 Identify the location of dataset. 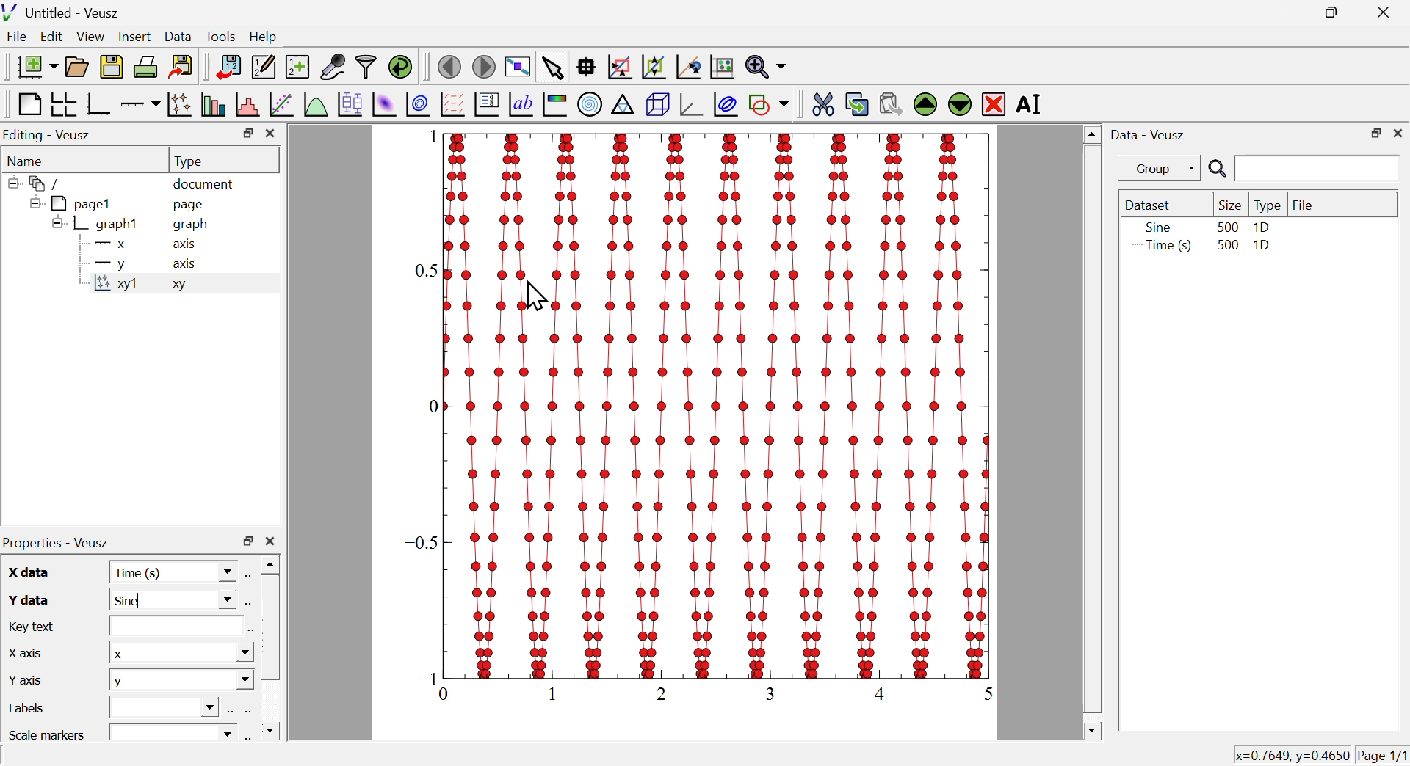
(1151, 205).